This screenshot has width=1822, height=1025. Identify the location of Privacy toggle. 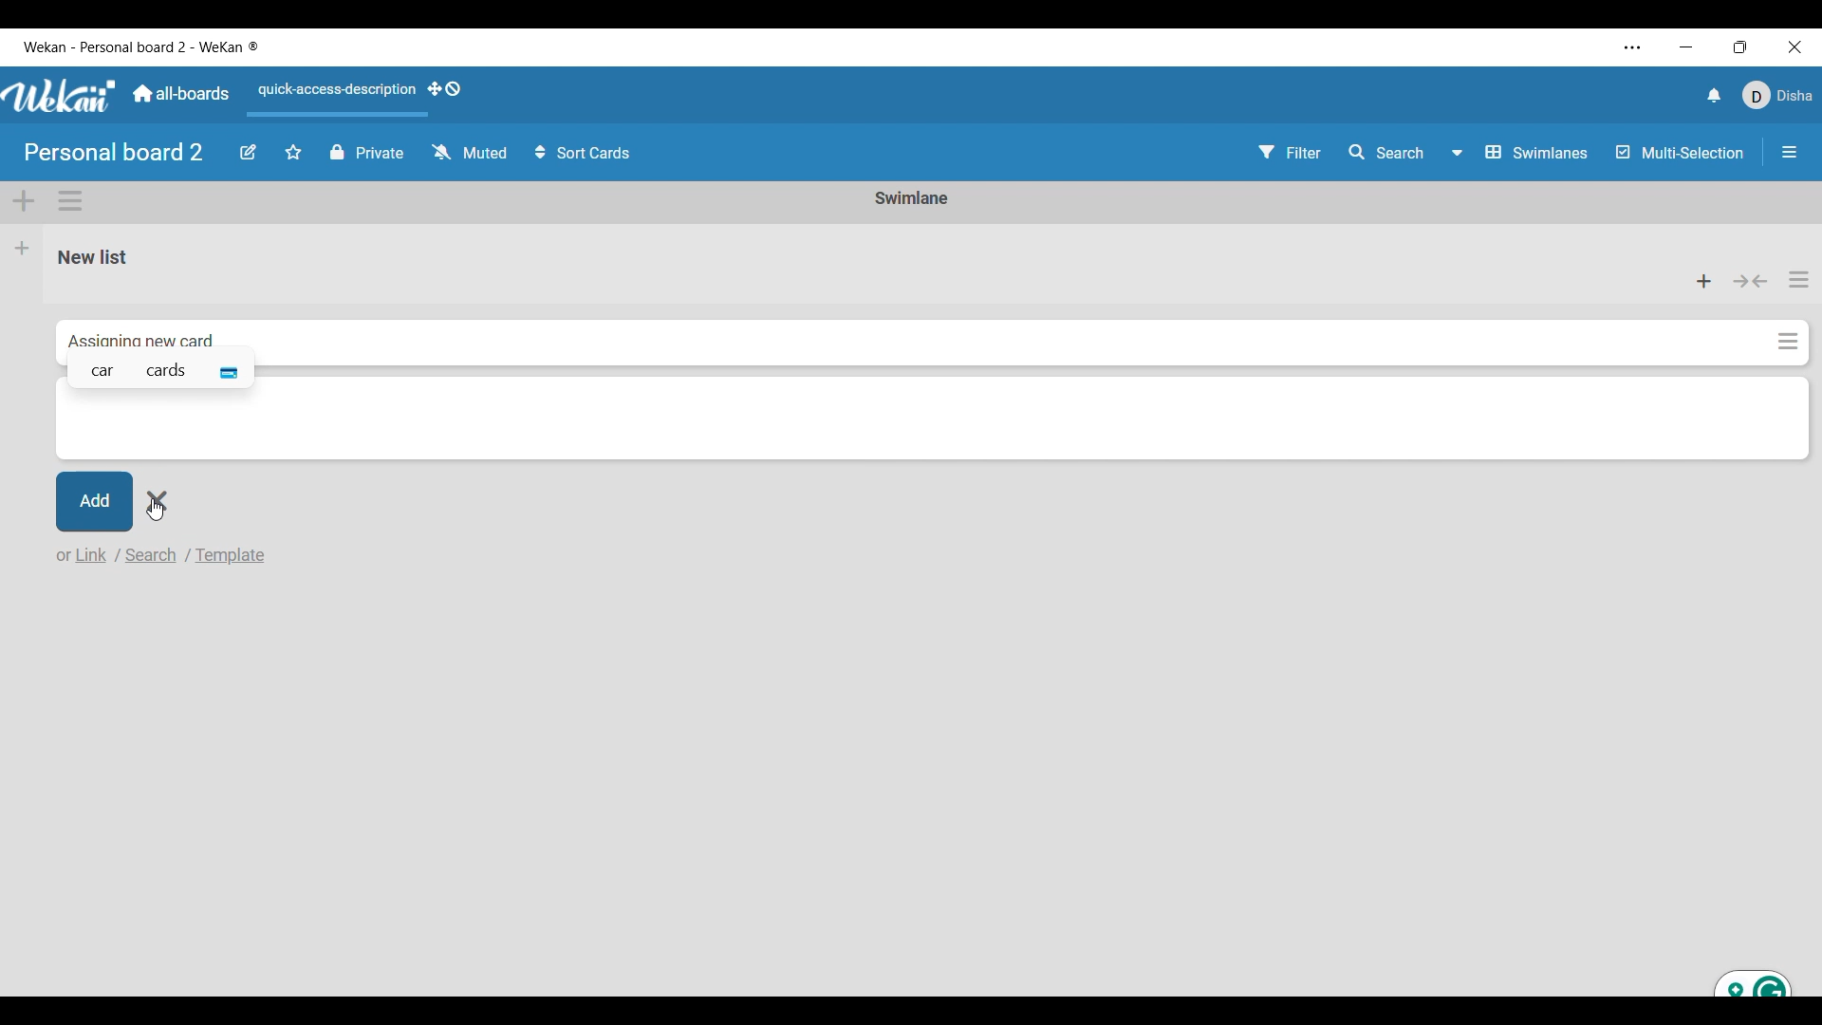
(367, 152).